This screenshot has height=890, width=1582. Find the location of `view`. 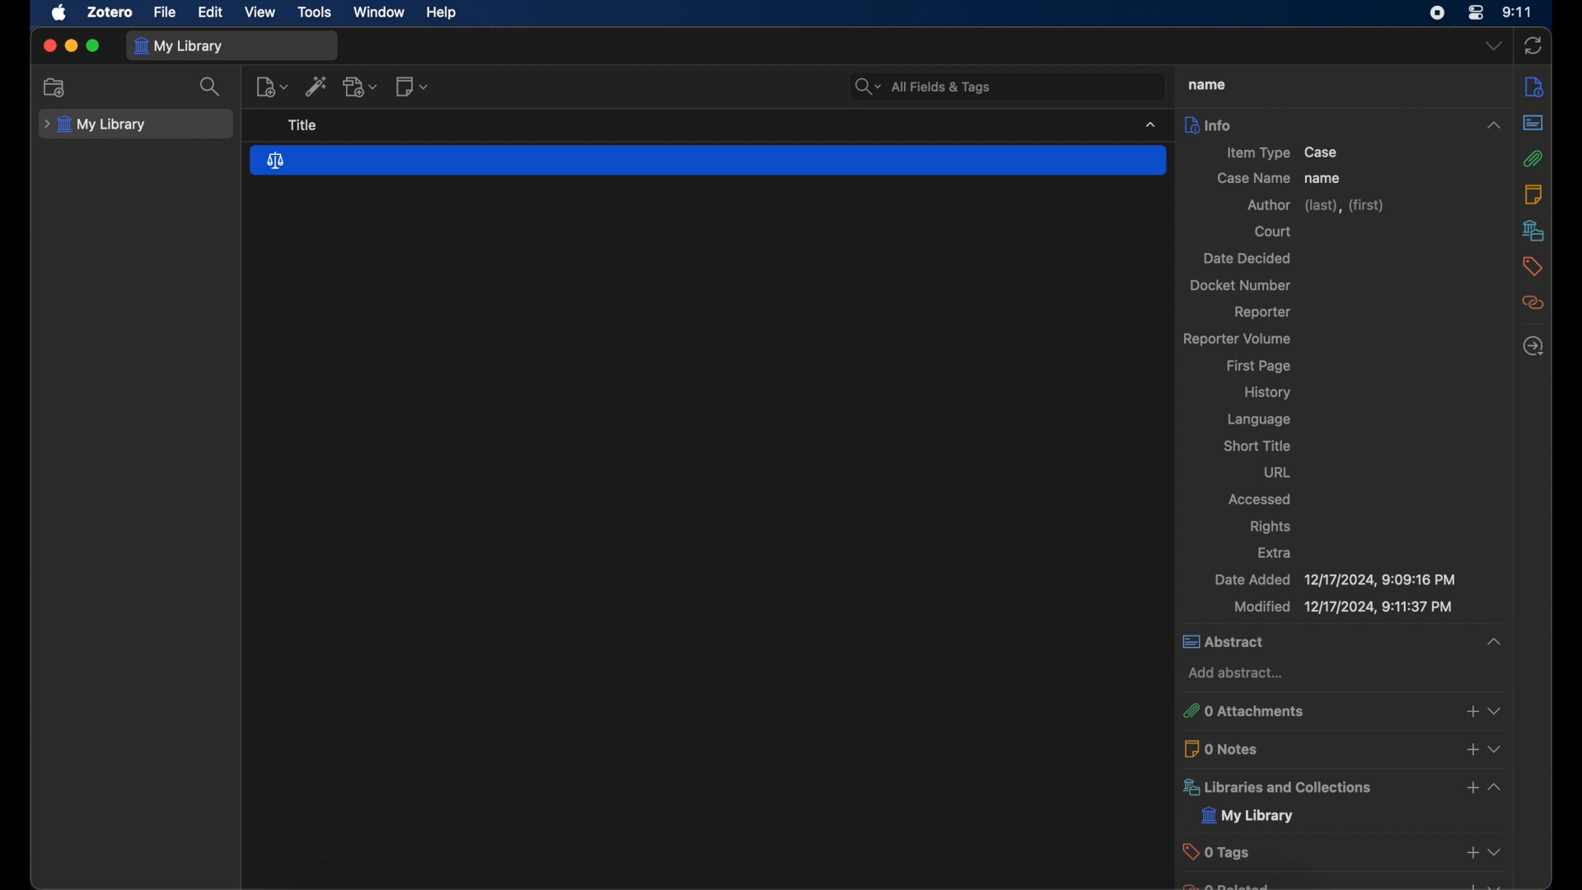

view is located at coordinates (260, 12).